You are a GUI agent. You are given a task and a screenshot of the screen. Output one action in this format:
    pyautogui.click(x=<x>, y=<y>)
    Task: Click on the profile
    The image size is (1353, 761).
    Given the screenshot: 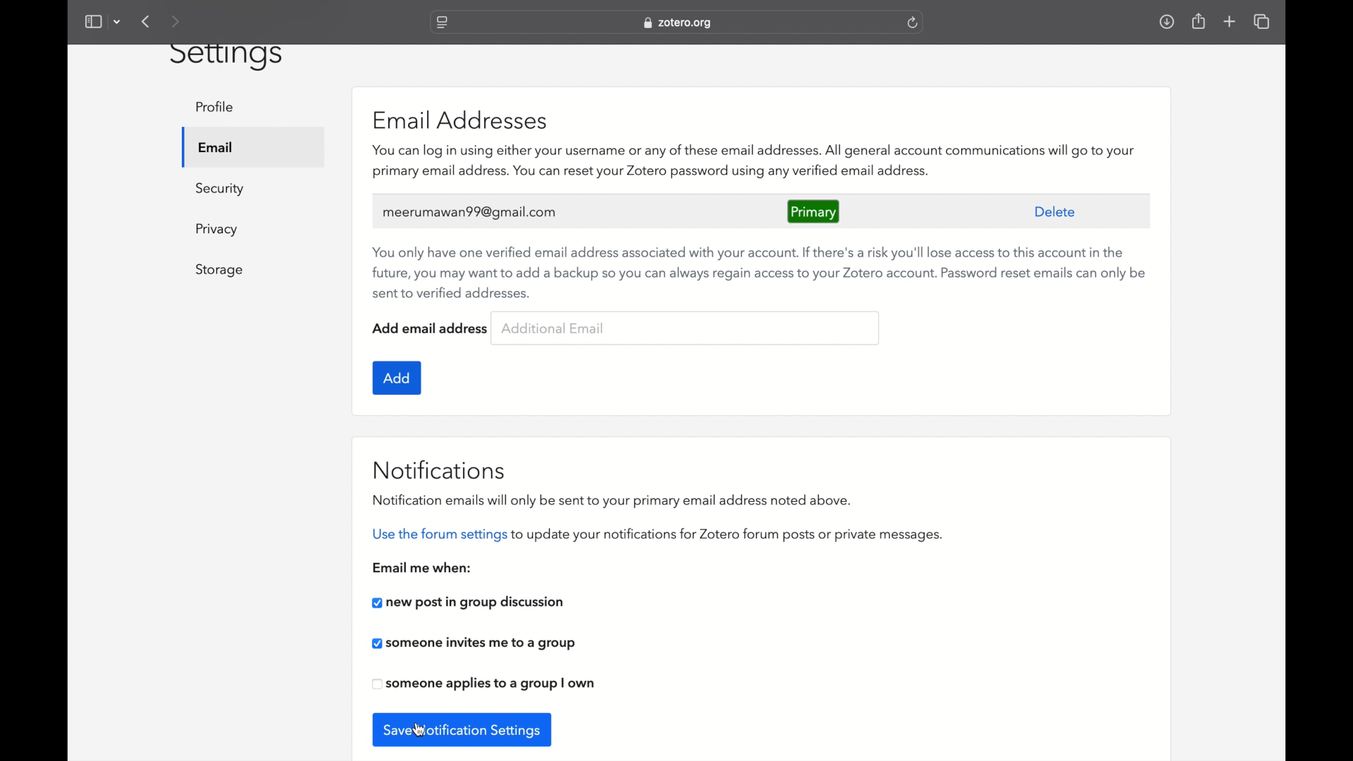 What is the action you would take?
    pyautogui.click(x=215, y=108)
    